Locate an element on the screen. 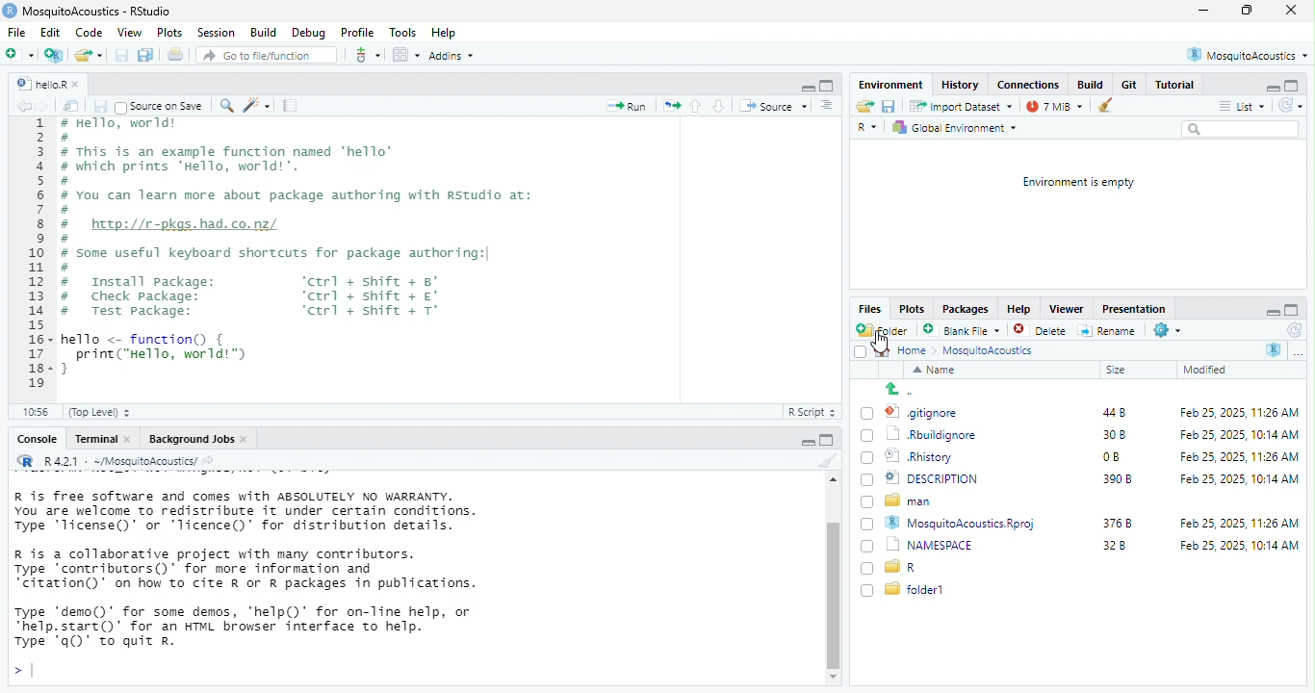  Viewer is located at coordinates (1066, 307).